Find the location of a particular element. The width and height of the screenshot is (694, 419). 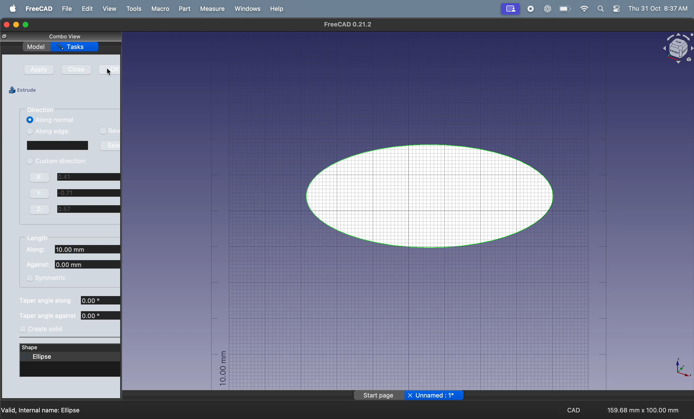

tasks is located at coordinates (78, 48).